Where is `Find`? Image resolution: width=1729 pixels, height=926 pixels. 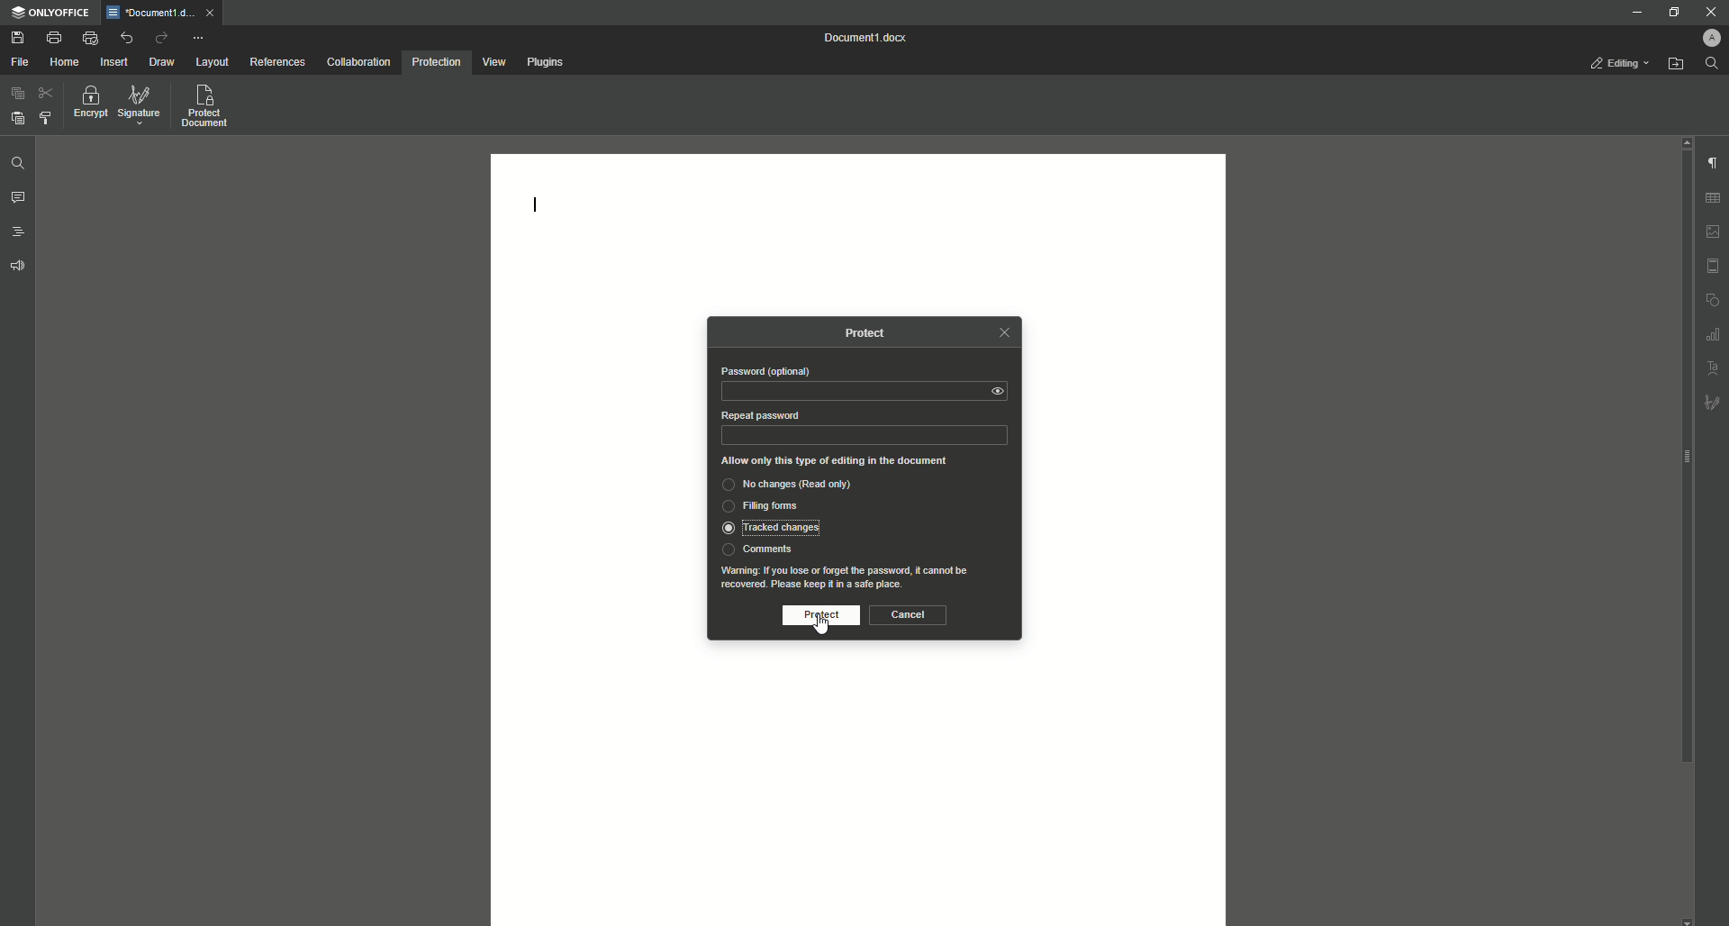
Find is located at coordinates (16, 163).